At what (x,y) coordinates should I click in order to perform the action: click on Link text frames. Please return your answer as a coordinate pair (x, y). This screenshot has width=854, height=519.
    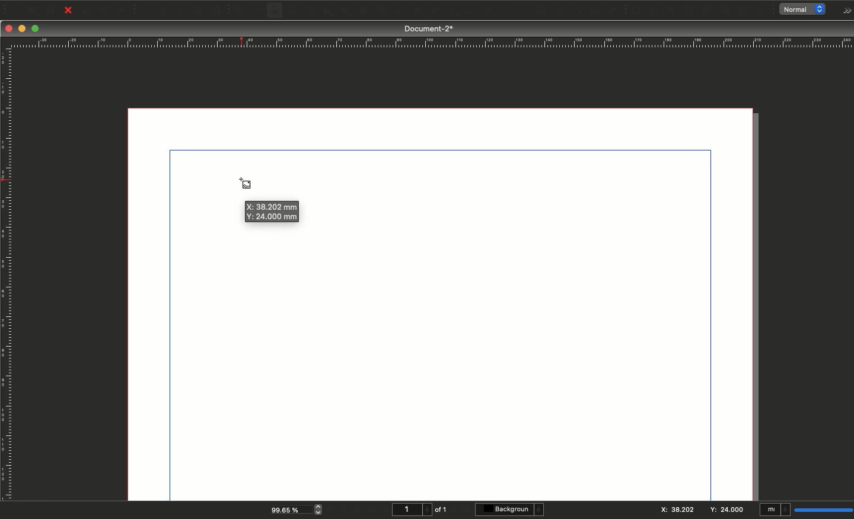
    Looking at the image, I should click on (537, 10).